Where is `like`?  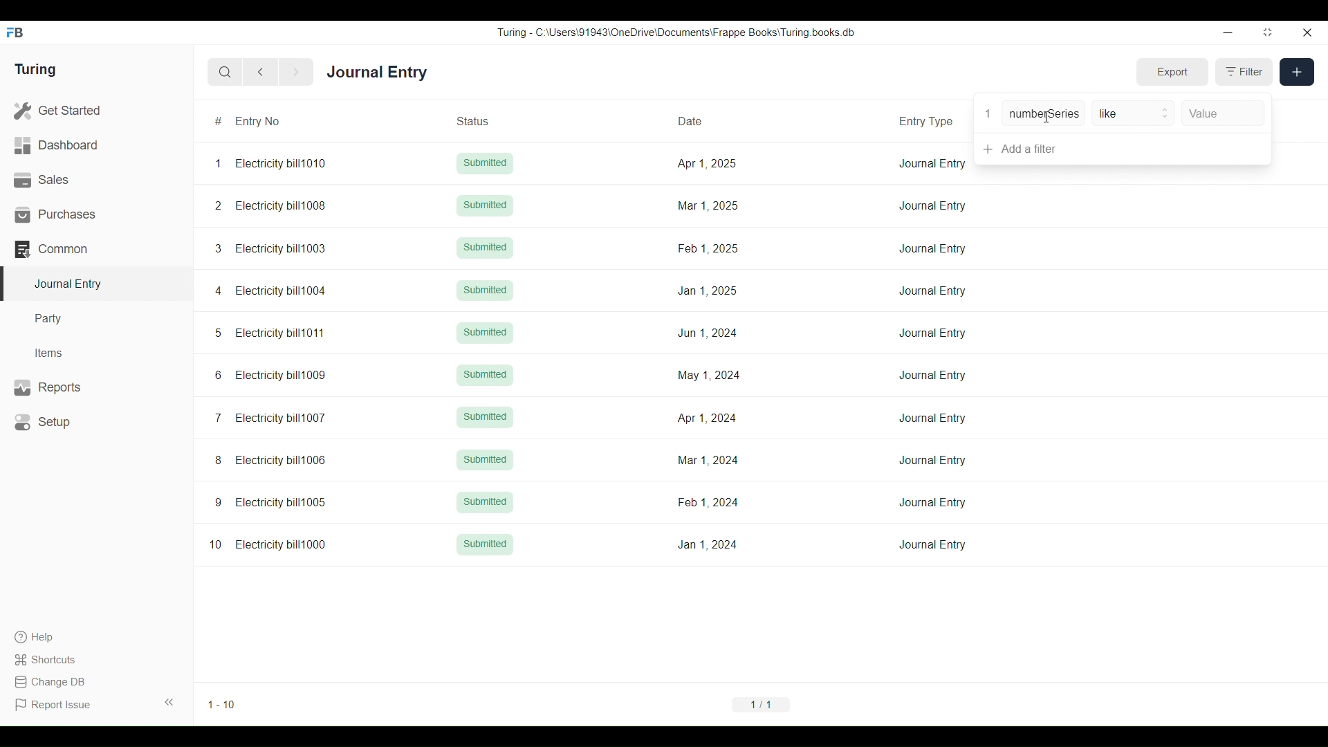 like is located at coordinates (1133, 113).